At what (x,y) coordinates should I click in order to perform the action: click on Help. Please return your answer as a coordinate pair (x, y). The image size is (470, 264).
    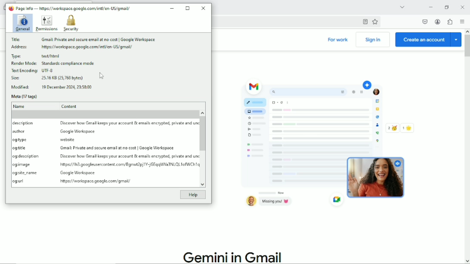
    Looking at the image, I should click on (193, 195).